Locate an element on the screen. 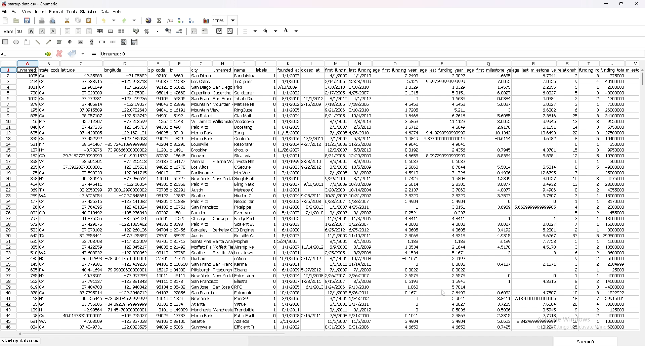  print is located at coordinates (41, 21).